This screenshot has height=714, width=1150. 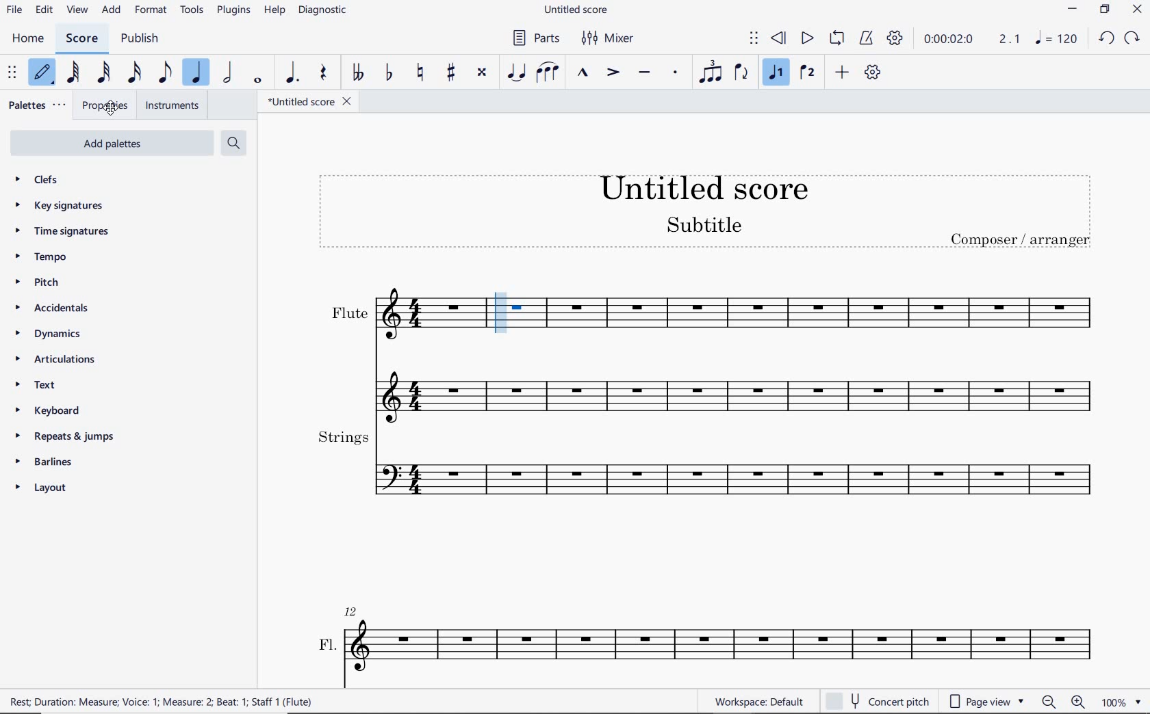 I want to click on close, so click(x=1137, y=10).